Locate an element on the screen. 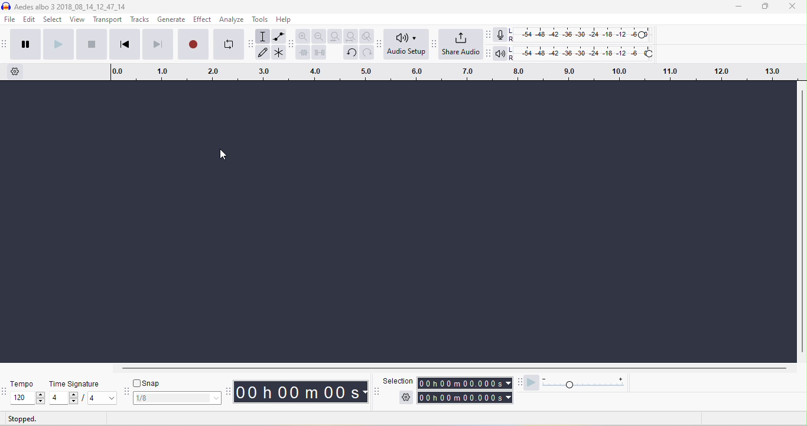 The image size is (807, 426). audacity time tool bar is located at coordinates (230, 391).